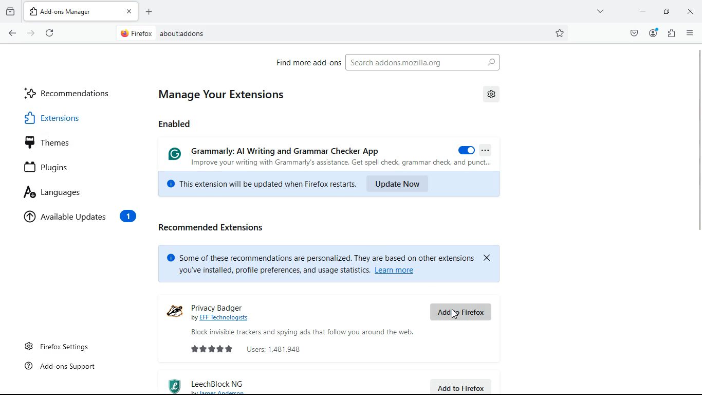 The image size is (702, 395). Describe the element at coordinates (71, 91) in the screenshot. I see `recommendations` at that location.